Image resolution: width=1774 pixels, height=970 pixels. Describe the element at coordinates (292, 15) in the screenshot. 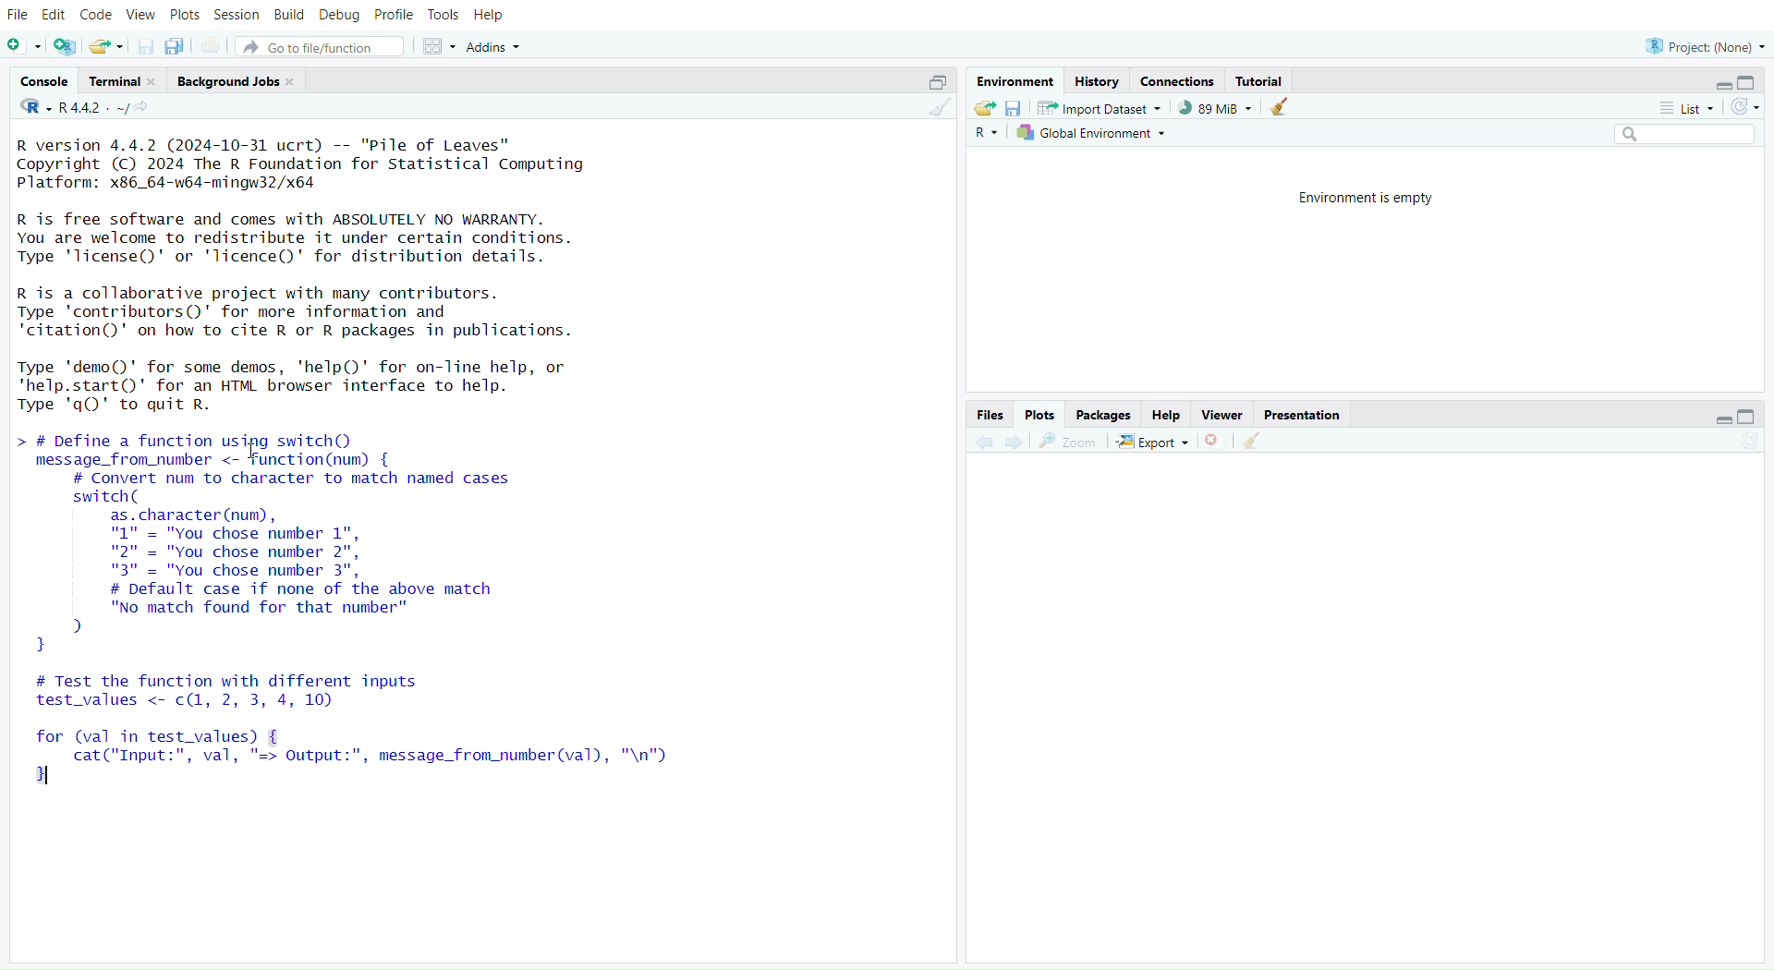

I see `Build` at that location.